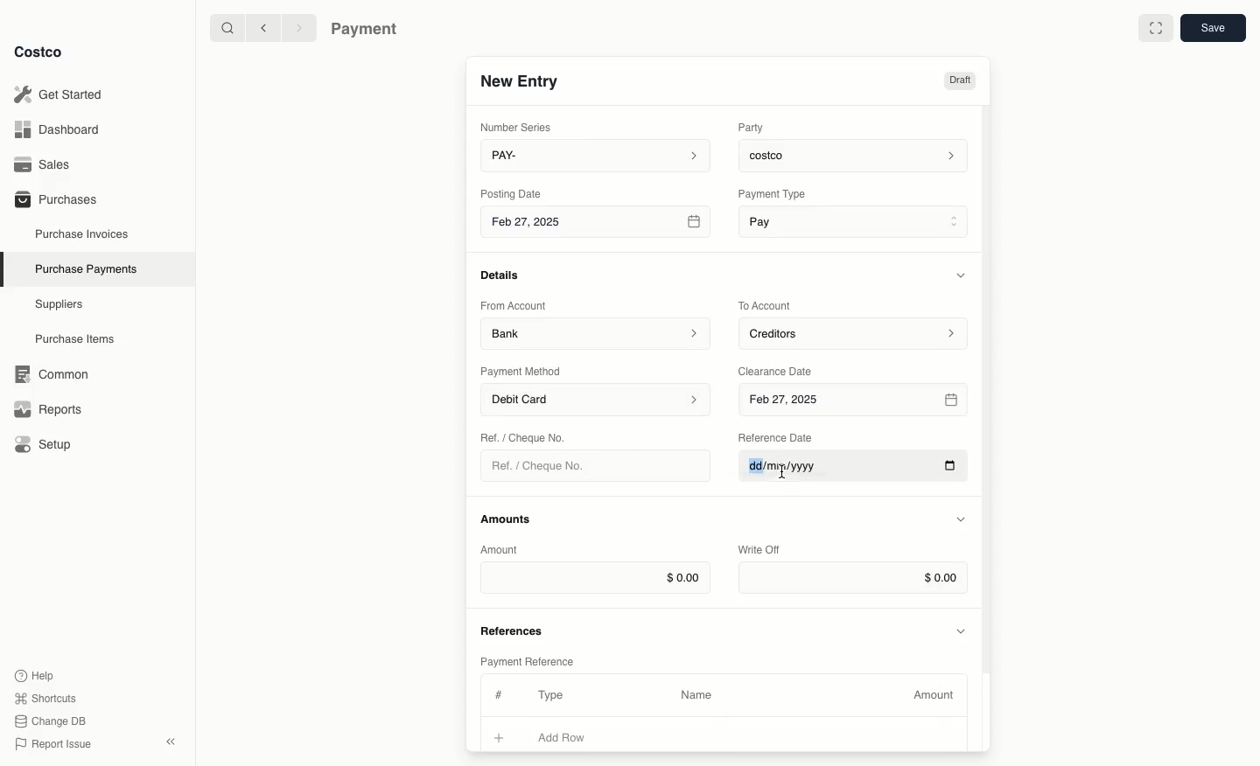  Describe the element at coordinates (48, 164) in the screenshot. I see `Sales` at that location.